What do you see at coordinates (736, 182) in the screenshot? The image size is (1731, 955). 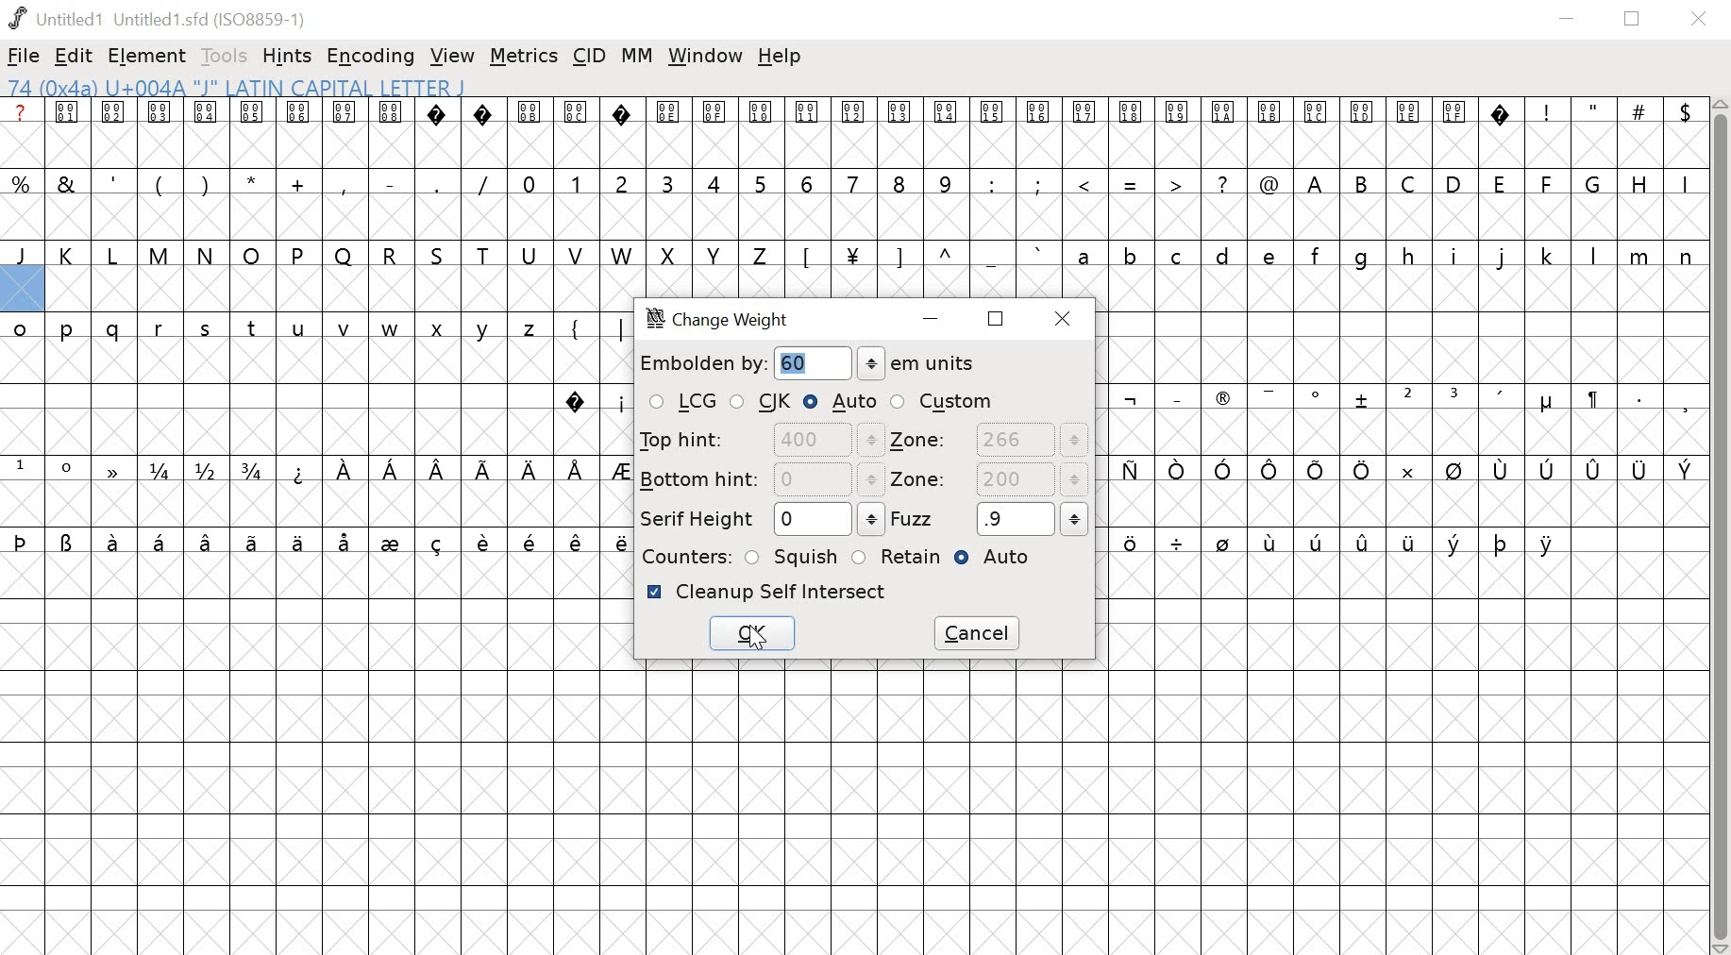 I see `numbers` at bounding box center [736, 182].